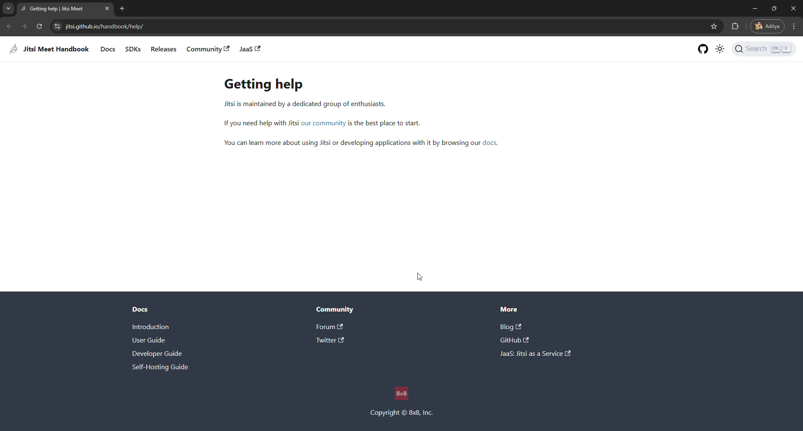 Image resolution: width=803 pixels, height=431 pixels. What do you see at coordinates (56, 9) in the screenshot?
I see `getting help` at bounding box center [56, 9].